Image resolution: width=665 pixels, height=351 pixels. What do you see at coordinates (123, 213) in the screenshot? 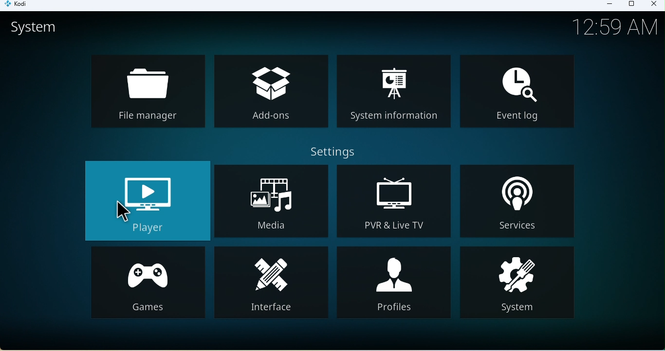
I see `Cursor` at bounding box center [123, 213].